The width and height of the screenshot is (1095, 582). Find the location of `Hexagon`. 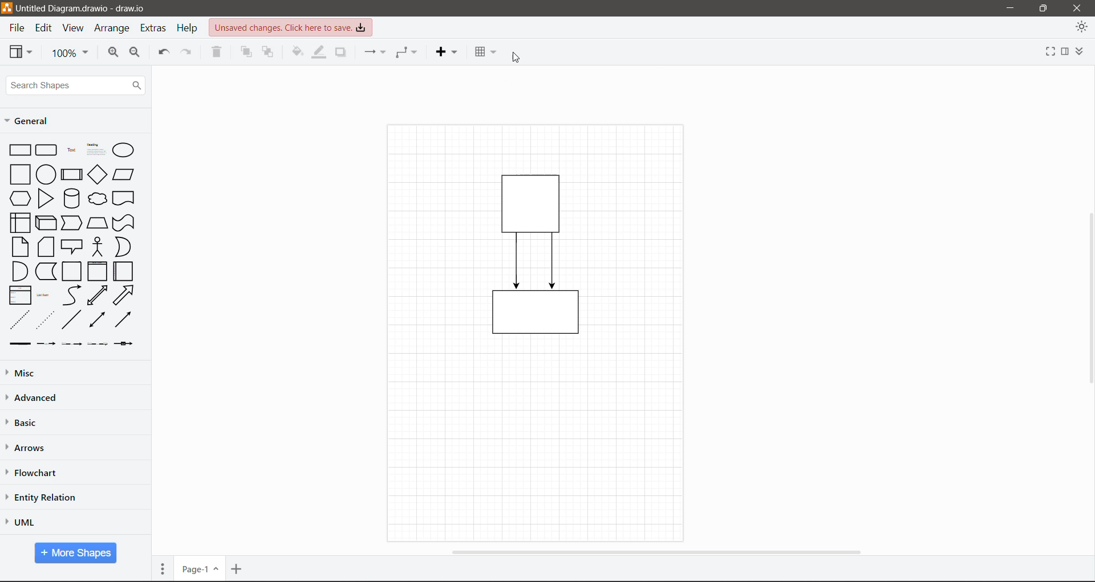

Hexagon is located at coordinates (19, 198).